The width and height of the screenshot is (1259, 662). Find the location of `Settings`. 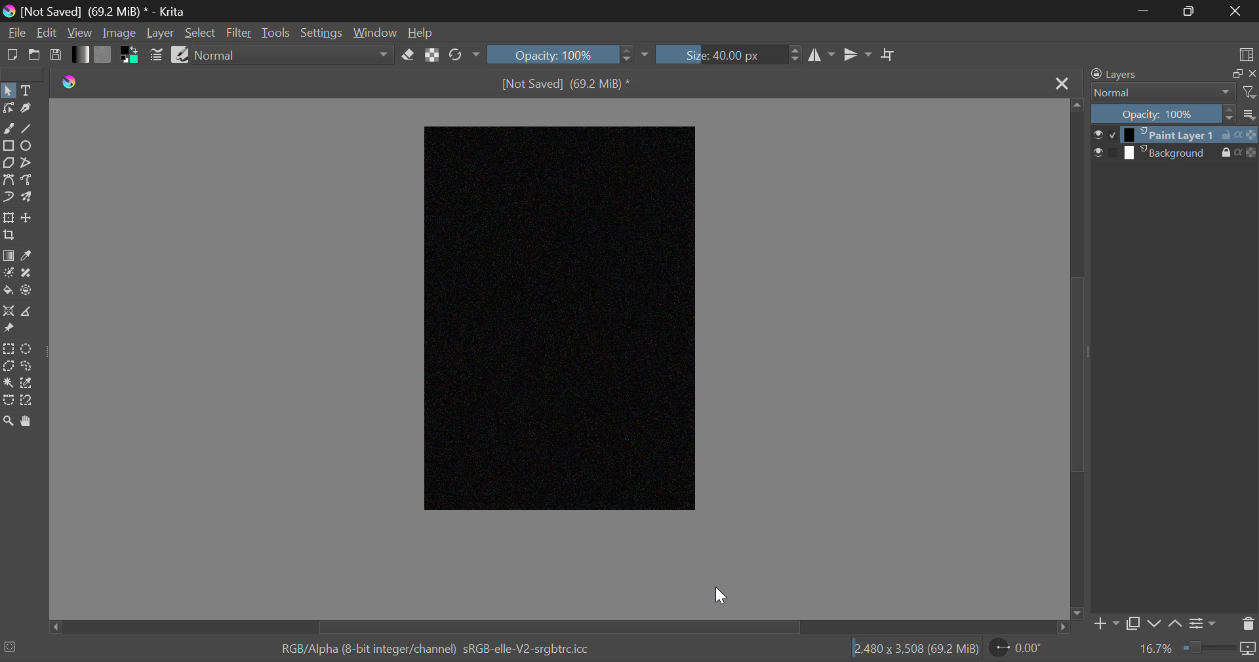

Settings is located at coordinates (1201, 623).